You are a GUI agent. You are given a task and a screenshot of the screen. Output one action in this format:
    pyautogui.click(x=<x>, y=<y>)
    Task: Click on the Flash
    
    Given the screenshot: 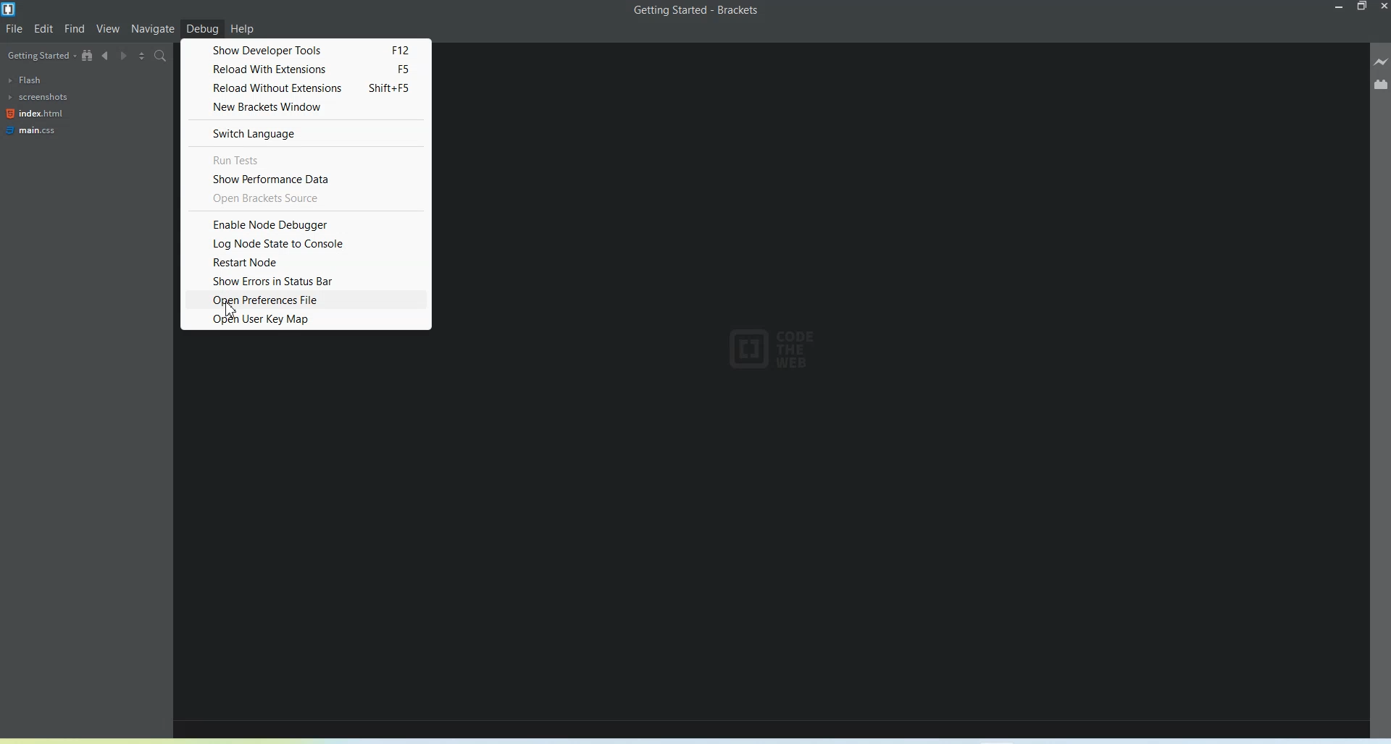 What is the action you would take?
    pyautogui.click(x=33, y=80)
    